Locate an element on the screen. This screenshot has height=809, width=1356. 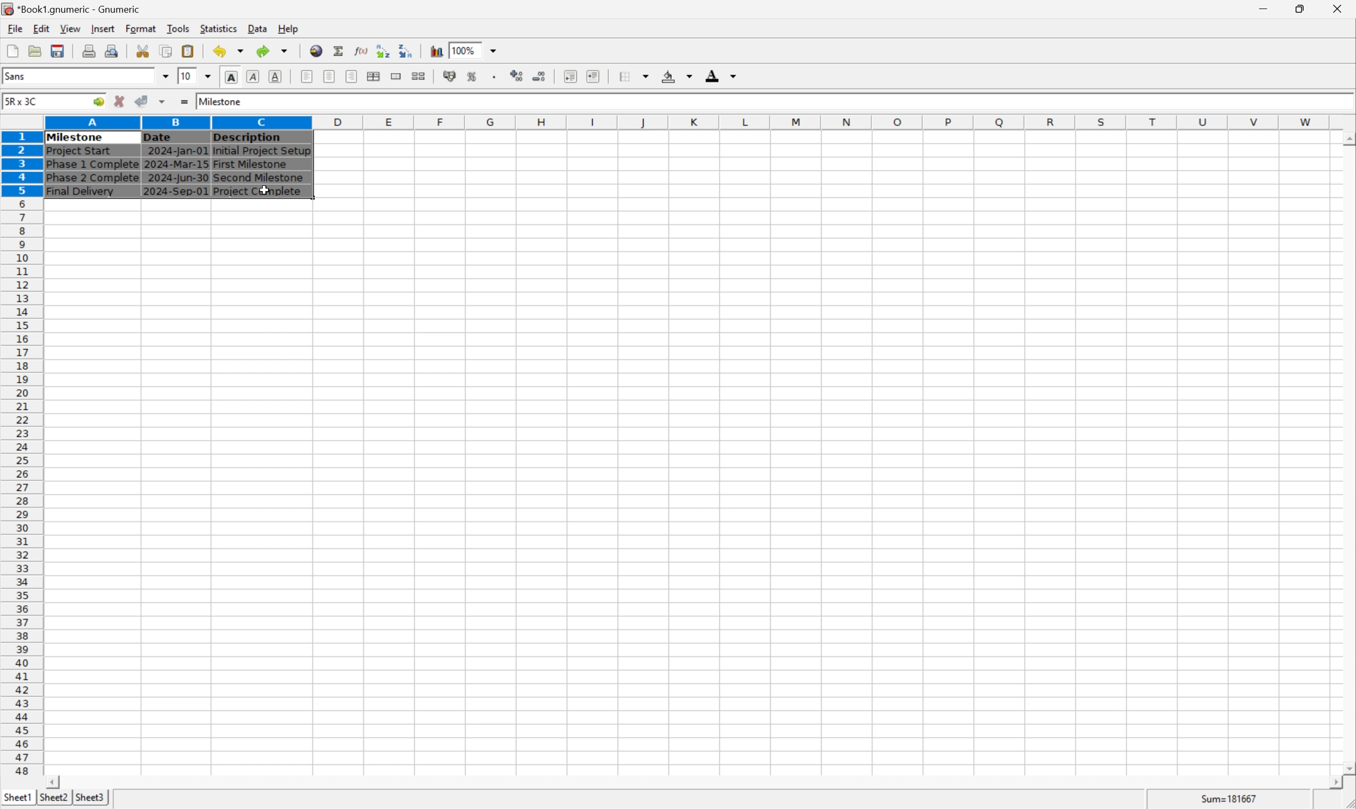
Sans is located at coordinates (18, 75).